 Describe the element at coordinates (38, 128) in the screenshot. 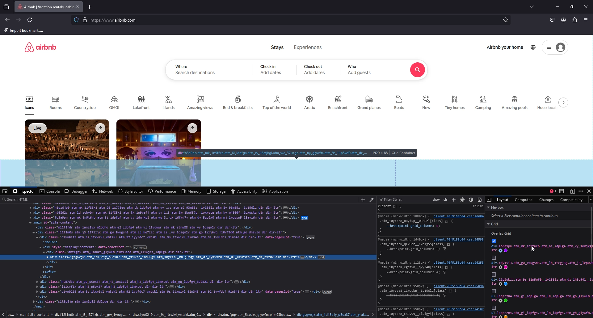

I see `live` at that location.